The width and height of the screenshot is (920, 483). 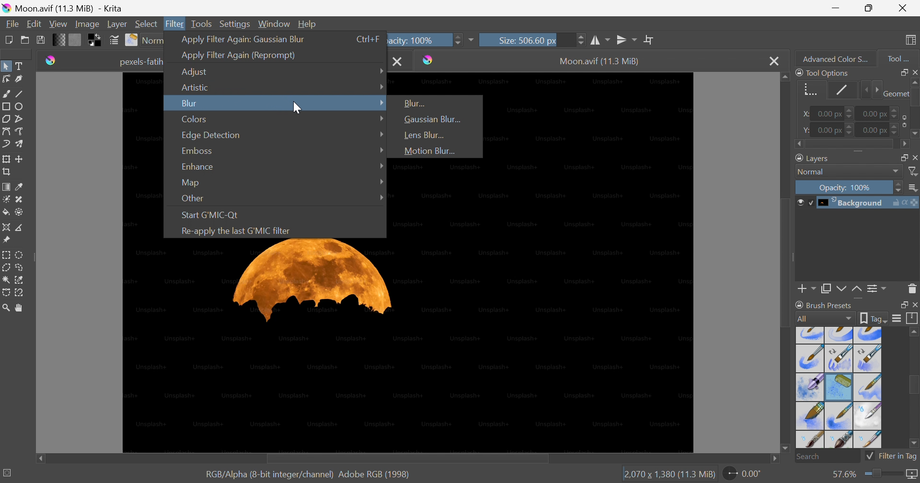 What do you see at coordinates (6, 131) in the screenshot?
I see `Bezier curve tool` at bounding box center [6, 131].